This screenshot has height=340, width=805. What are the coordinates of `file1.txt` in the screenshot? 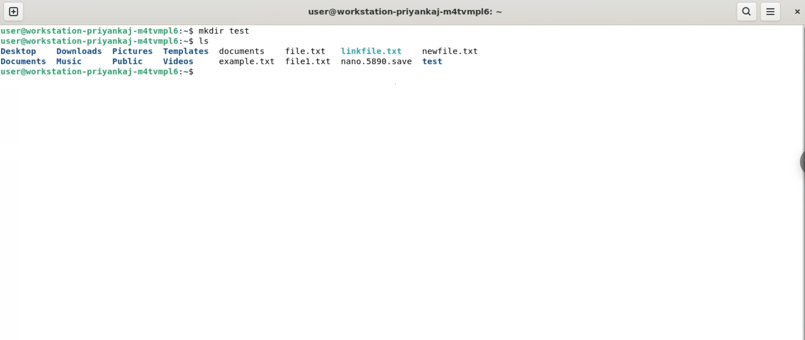 It's located at (307, 62).